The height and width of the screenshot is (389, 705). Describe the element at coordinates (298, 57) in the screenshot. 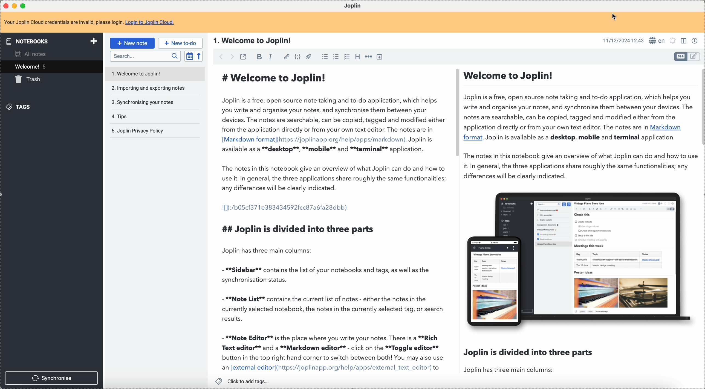

I see `code` at that location.